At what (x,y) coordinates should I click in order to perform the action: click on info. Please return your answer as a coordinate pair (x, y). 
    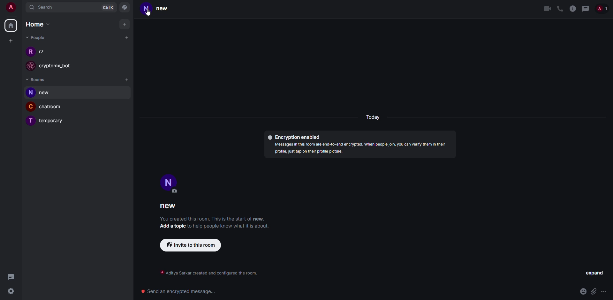
    Looking at the image, I should click on (572, 8).